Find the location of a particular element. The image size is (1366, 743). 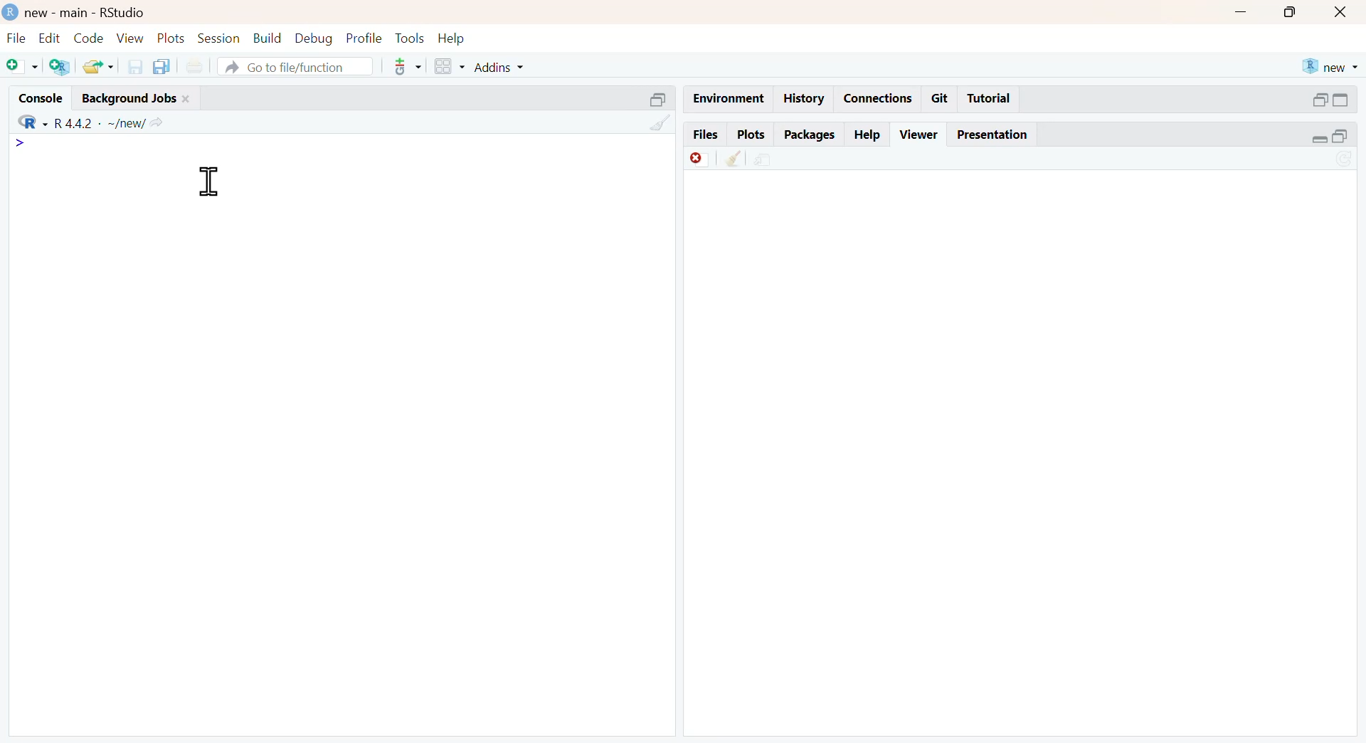

console is located at coordinates (41, 98).